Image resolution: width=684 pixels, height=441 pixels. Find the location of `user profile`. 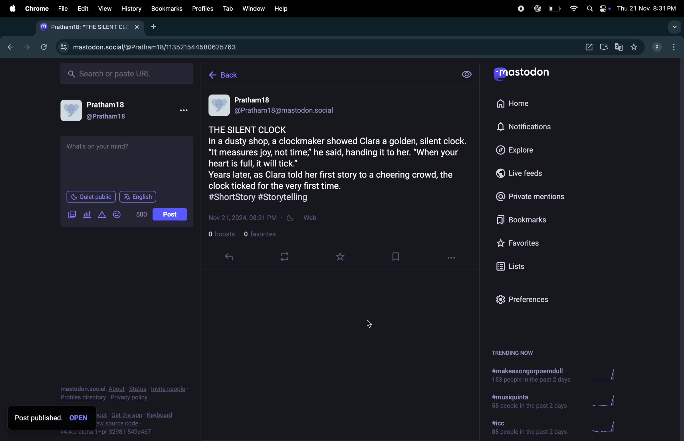

user profile is located at coordinates (72, 111).